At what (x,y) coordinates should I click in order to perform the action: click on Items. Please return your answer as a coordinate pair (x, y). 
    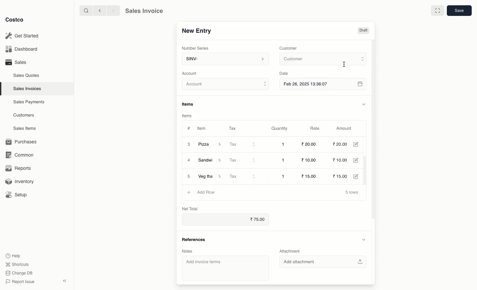
    Looking at the image, I should click on (190, 104).